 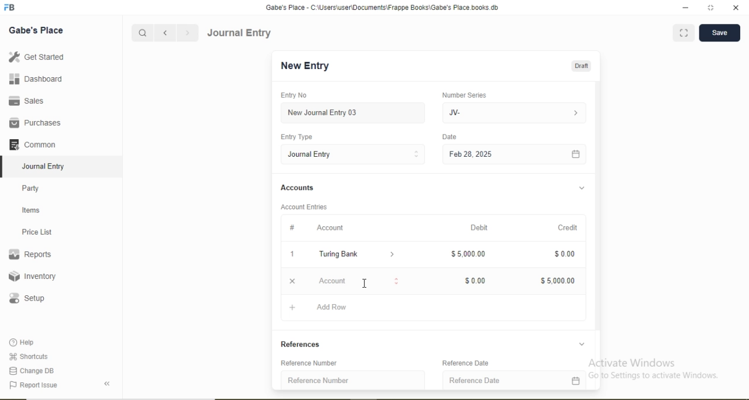 I want to click on Price List, so click(x=36, y=232).